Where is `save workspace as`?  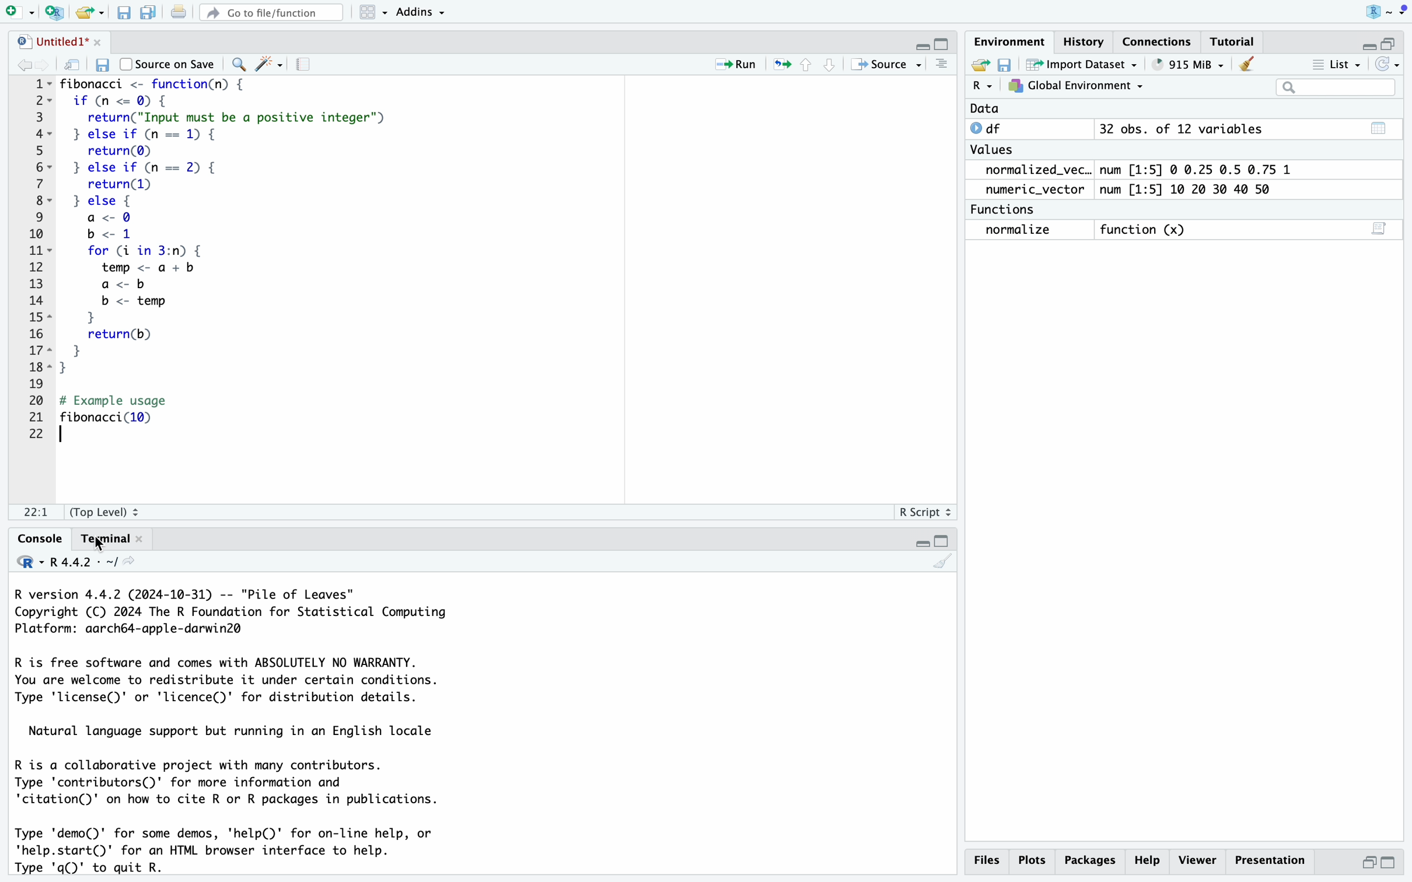
save workspace as is located at coordinates (1009, 65).